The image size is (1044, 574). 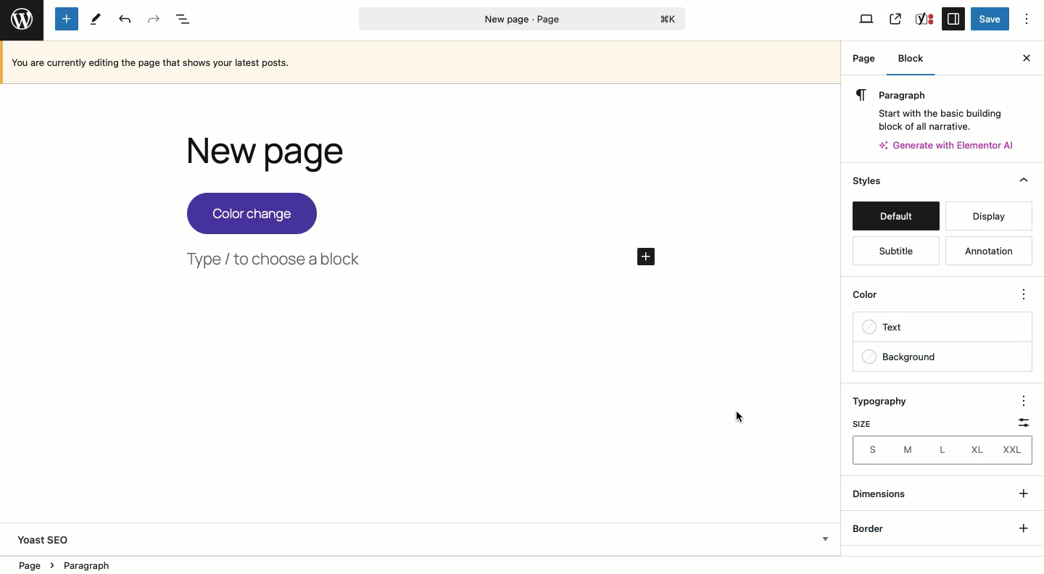 What do you see at coordinates (895, 20) in the screenshot?
I see `View page` at bounding box center [895, 20].